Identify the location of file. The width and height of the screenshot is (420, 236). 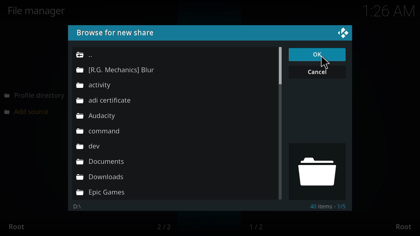
(116, 70).